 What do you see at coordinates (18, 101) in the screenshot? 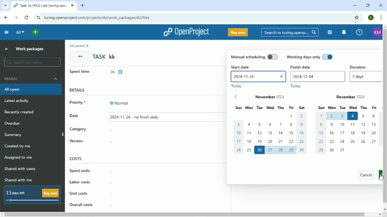
I see `Latest activity` at bounding box center [18, 101].